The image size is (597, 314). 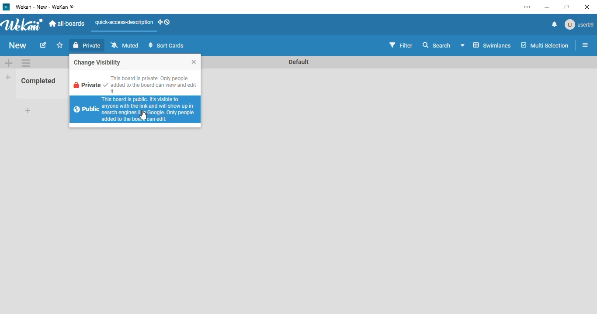 What do you see at coordinates (587, 7) in the screenshot?
I see `close` at bounding box center [587, 7].